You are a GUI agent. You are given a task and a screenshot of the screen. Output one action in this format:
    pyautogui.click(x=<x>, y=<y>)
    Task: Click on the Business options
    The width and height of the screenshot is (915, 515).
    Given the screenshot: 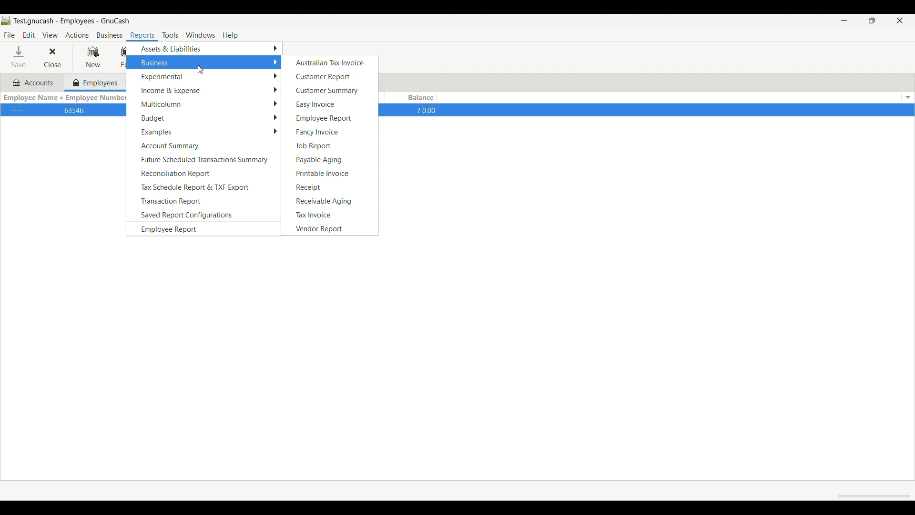 What is the action you would take?
    pyautogui.click(x=204, y=62)
    